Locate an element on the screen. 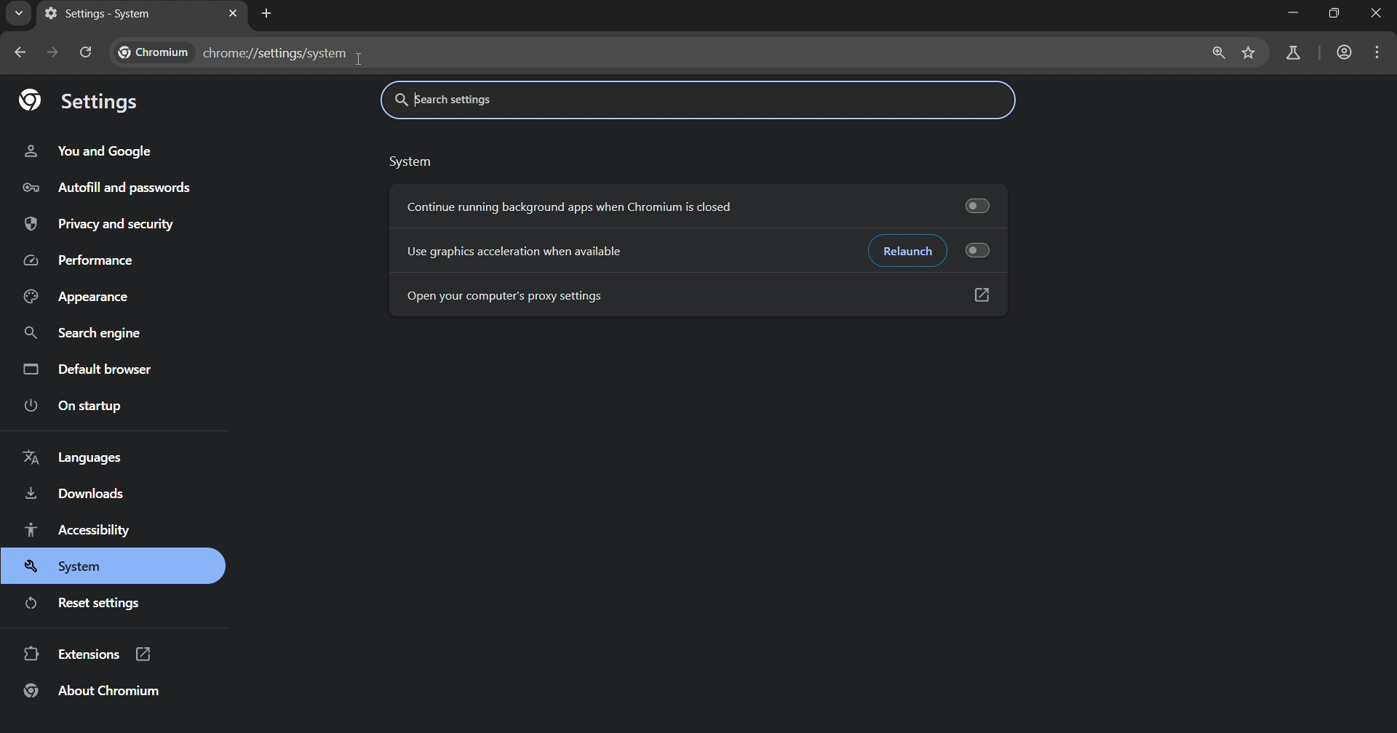  system is located at coordinates (409, 163).